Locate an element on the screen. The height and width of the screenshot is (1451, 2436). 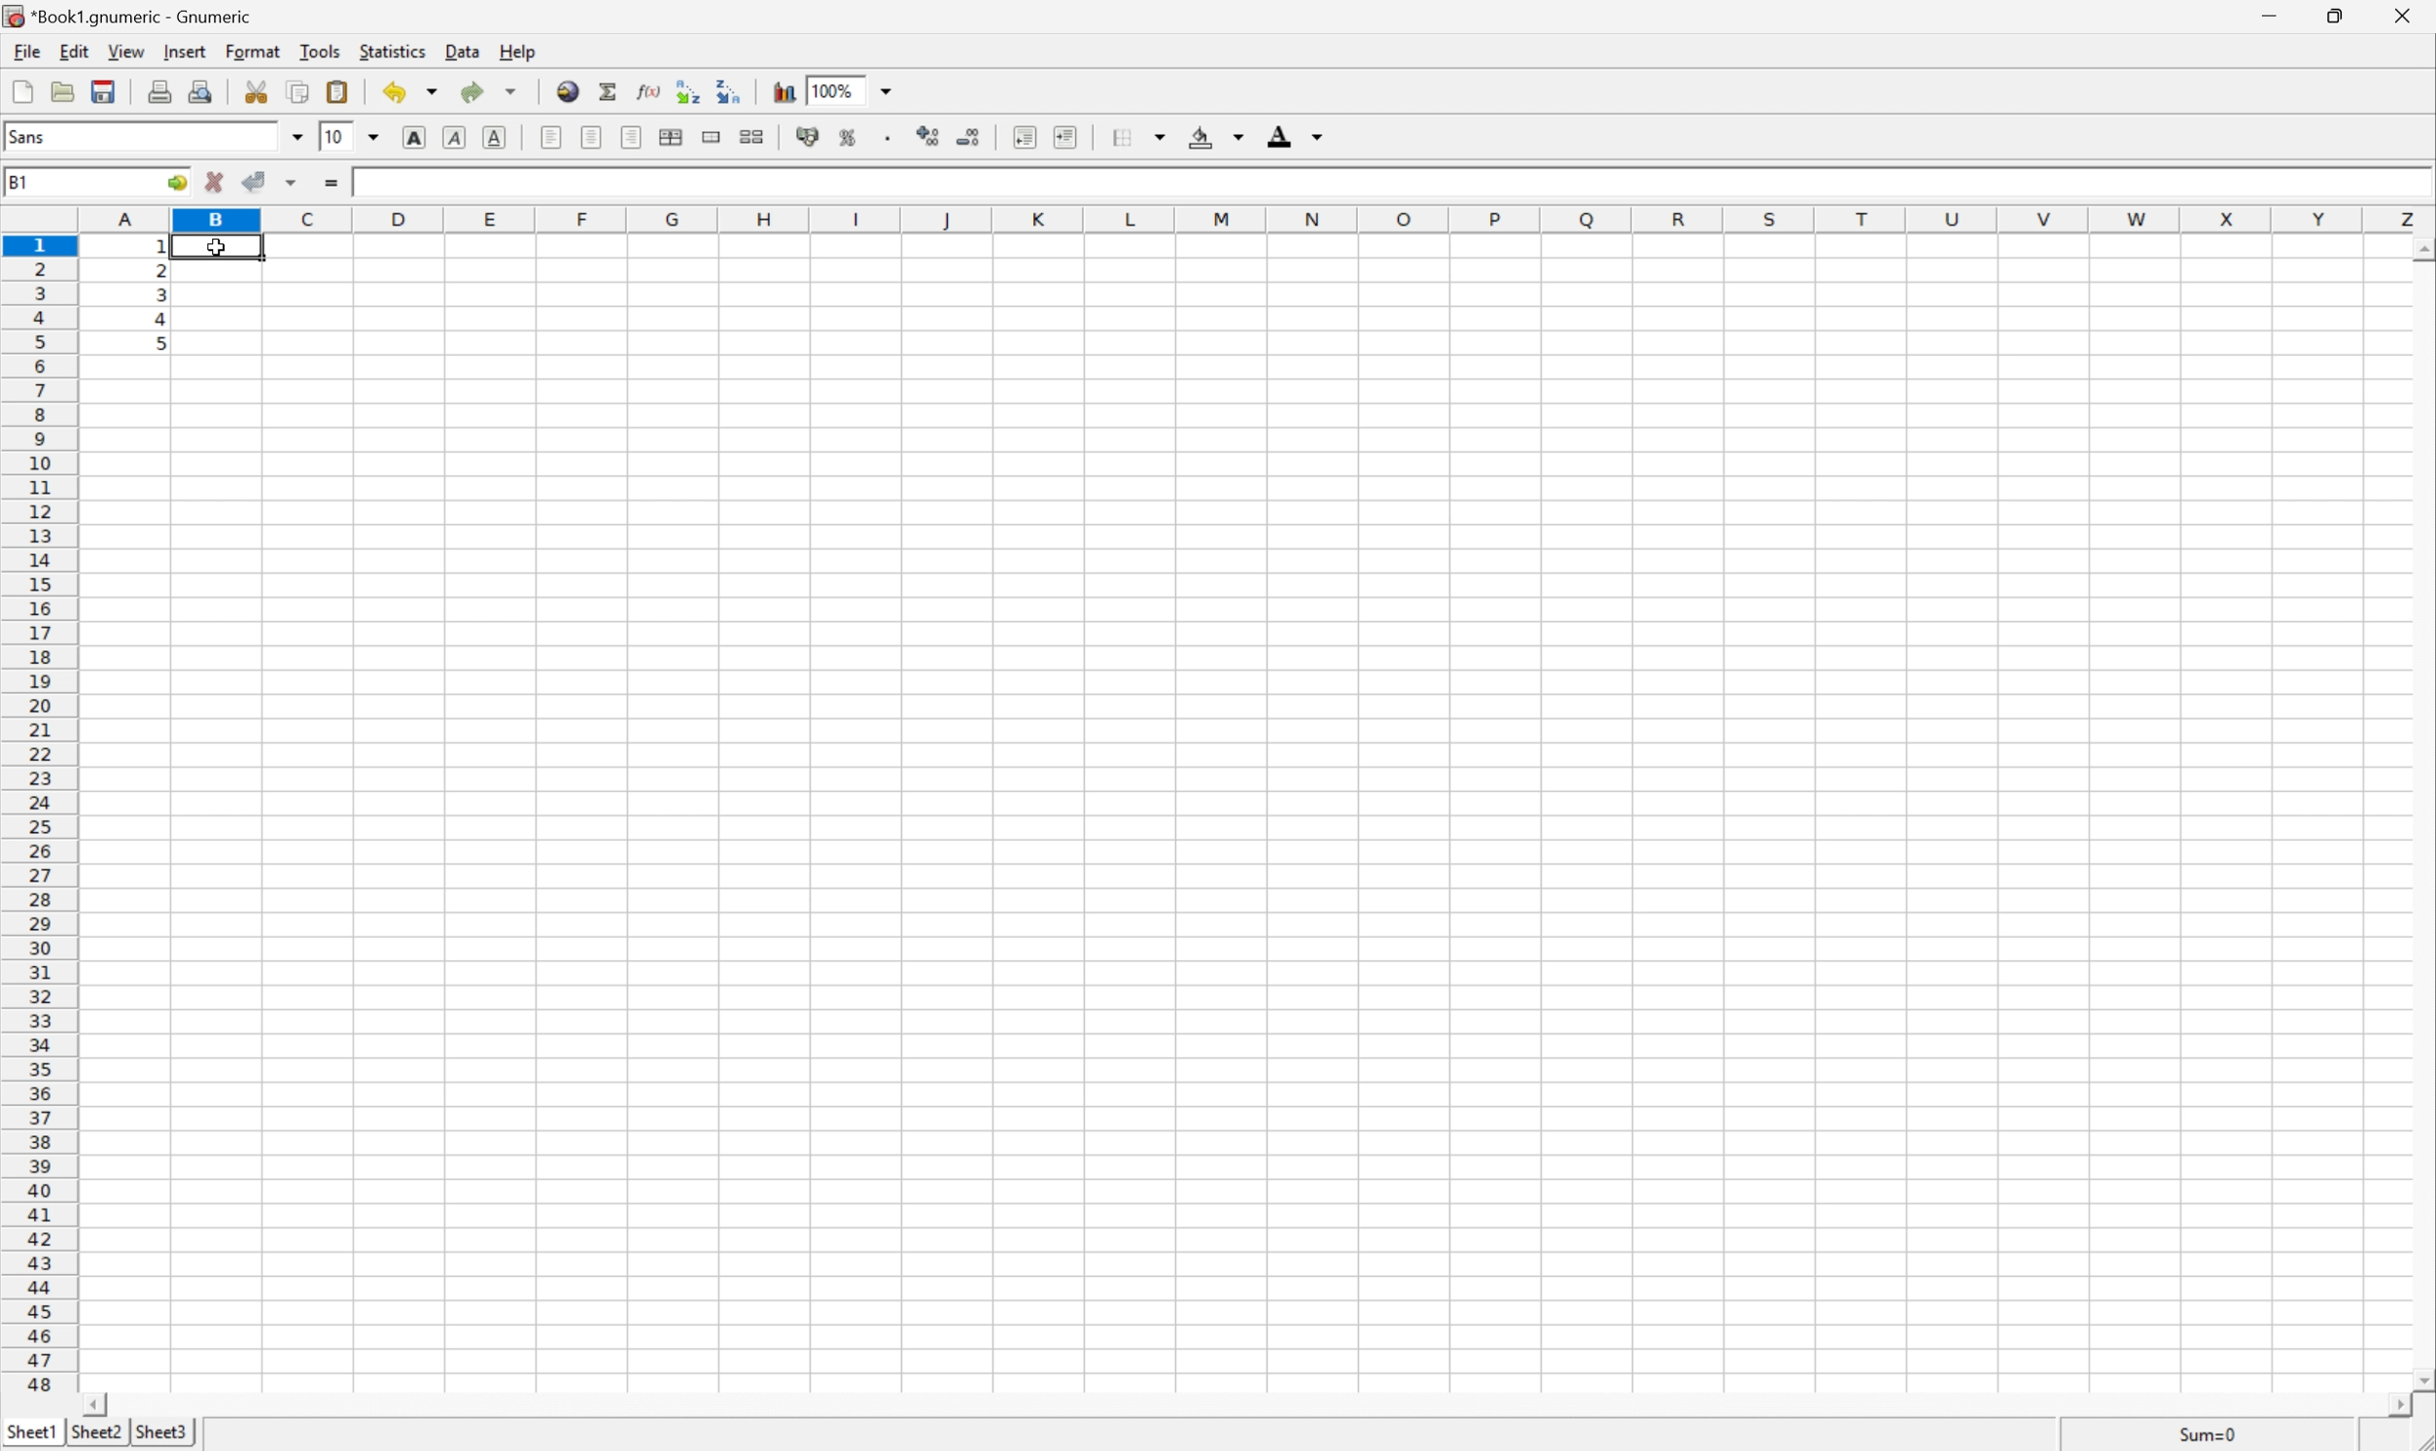
Print current file is located at coordinates (158, 90).